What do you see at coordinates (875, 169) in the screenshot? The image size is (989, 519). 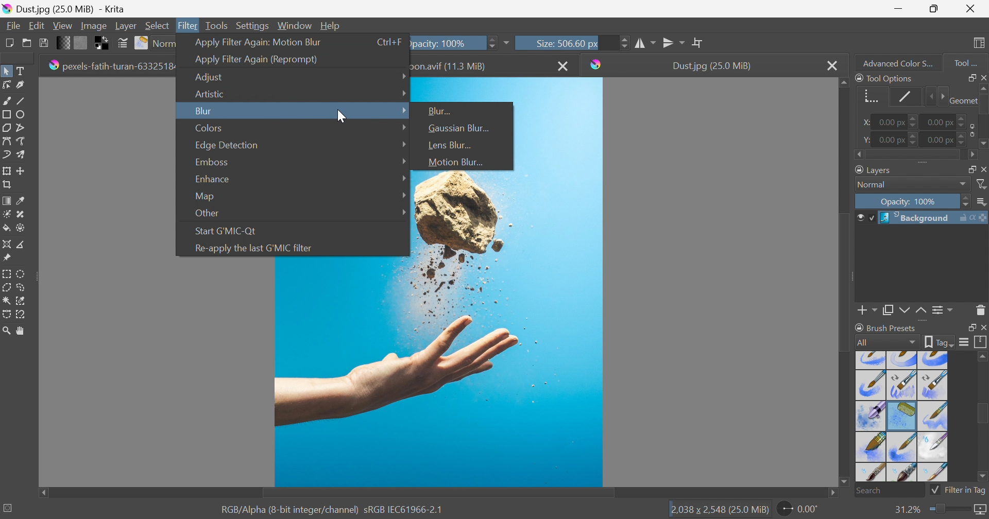 I see `Layers` at bounding box center [875, 169].